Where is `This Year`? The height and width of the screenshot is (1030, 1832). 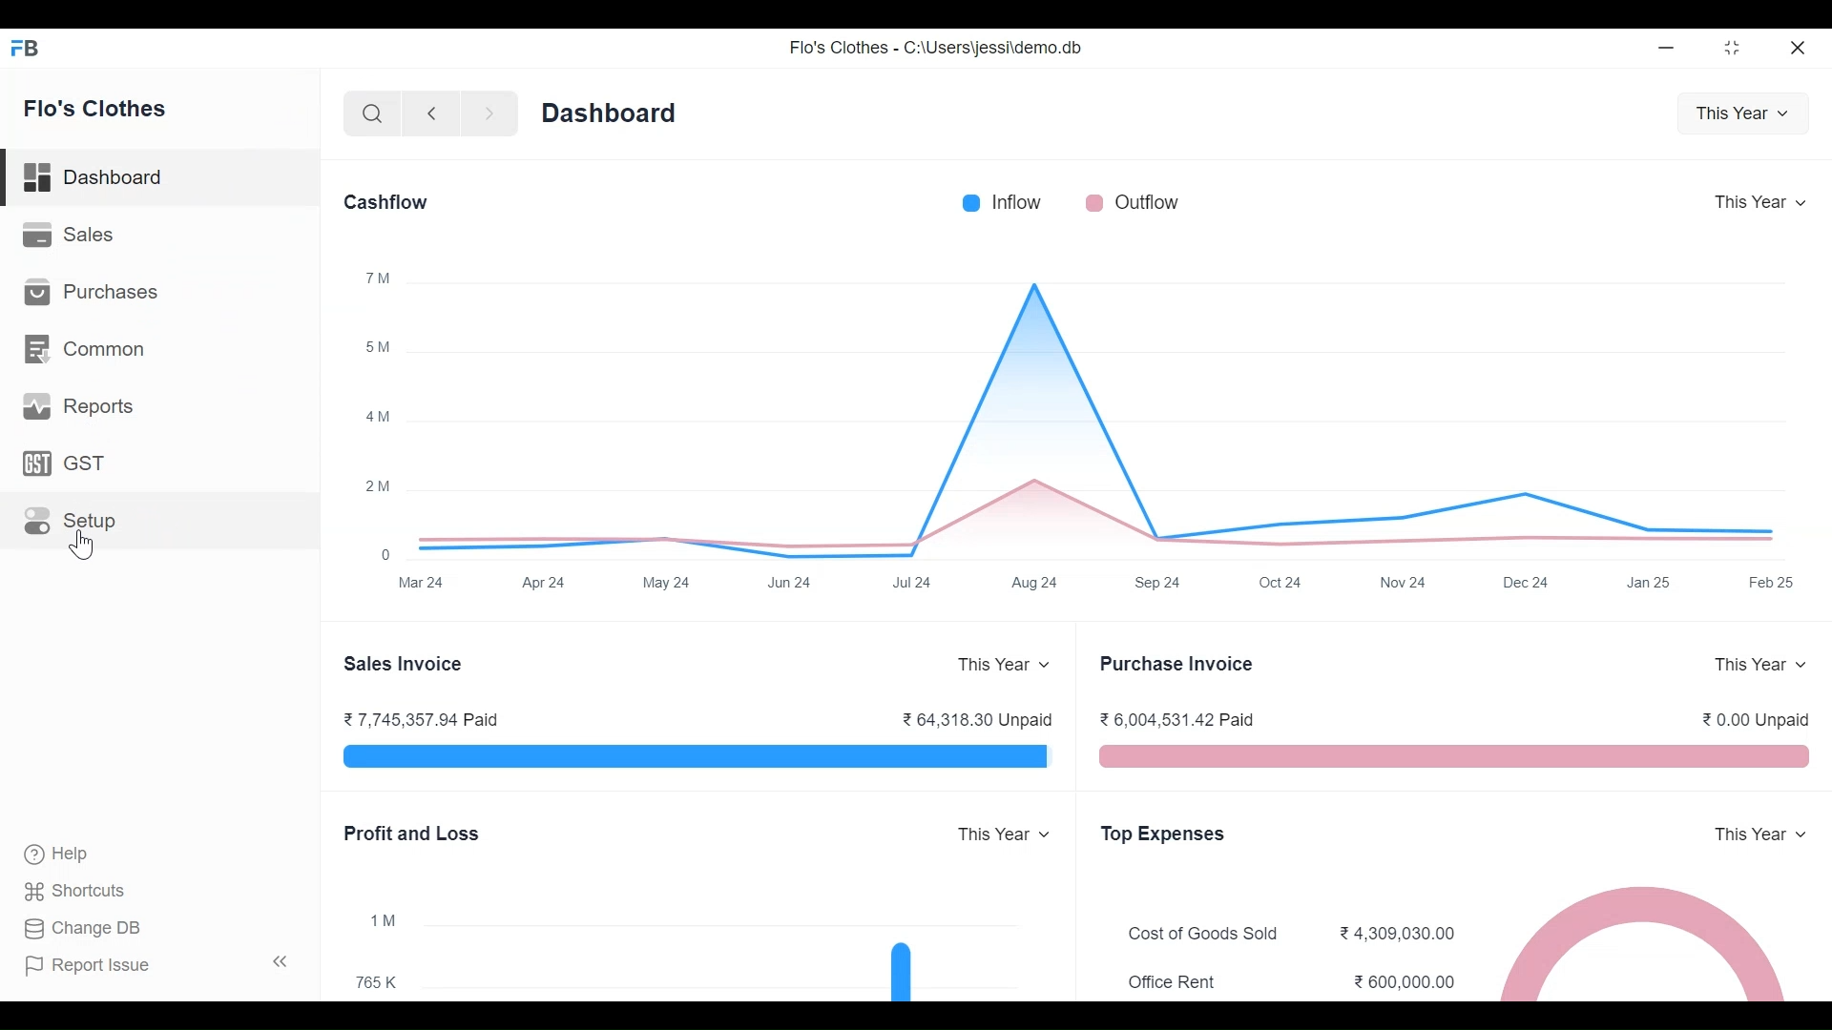
This Year is located at coordinates (1758, 665).